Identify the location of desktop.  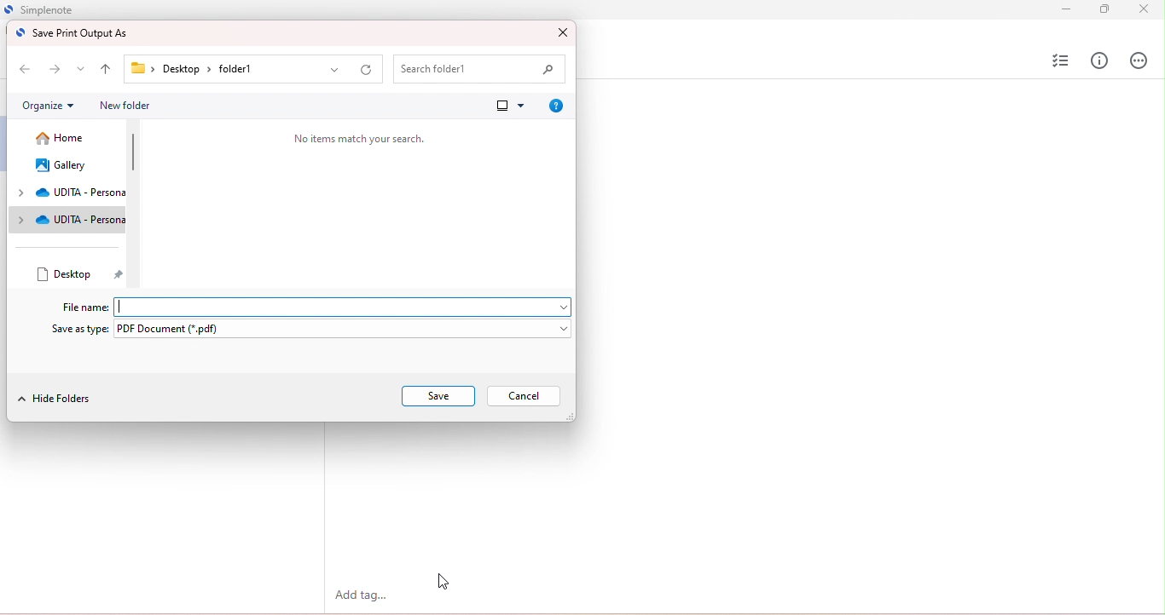
(80, 273).